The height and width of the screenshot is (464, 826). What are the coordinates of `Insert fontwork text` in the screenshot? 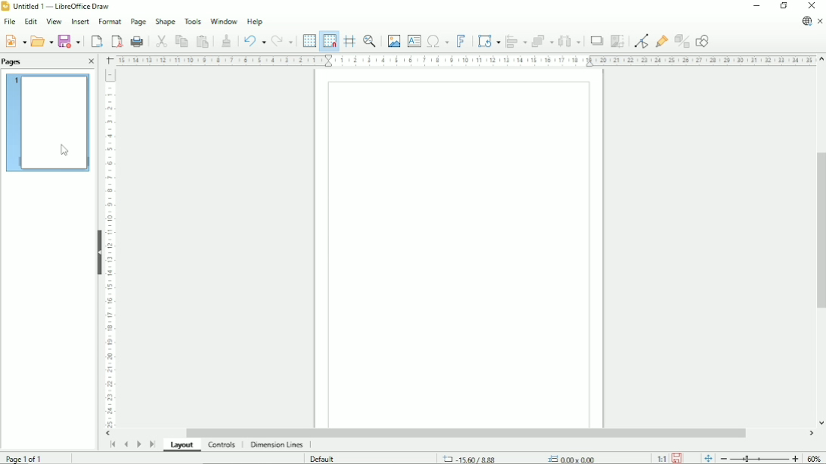 It's located at (461, 40).